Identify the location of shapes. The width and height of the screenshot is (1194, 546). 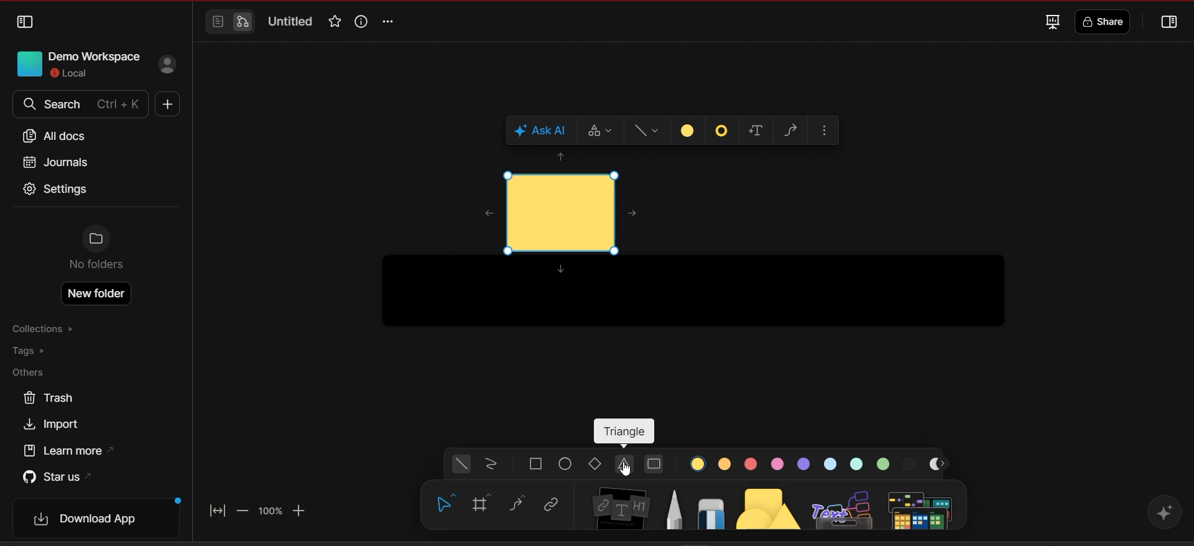
(770, 506).